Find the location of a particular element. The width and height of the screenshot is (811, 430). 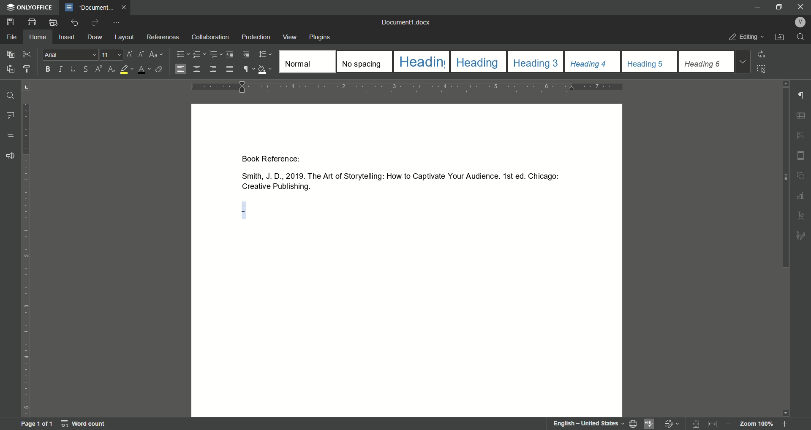

mouse pointer is located at coordinates (242, 210).